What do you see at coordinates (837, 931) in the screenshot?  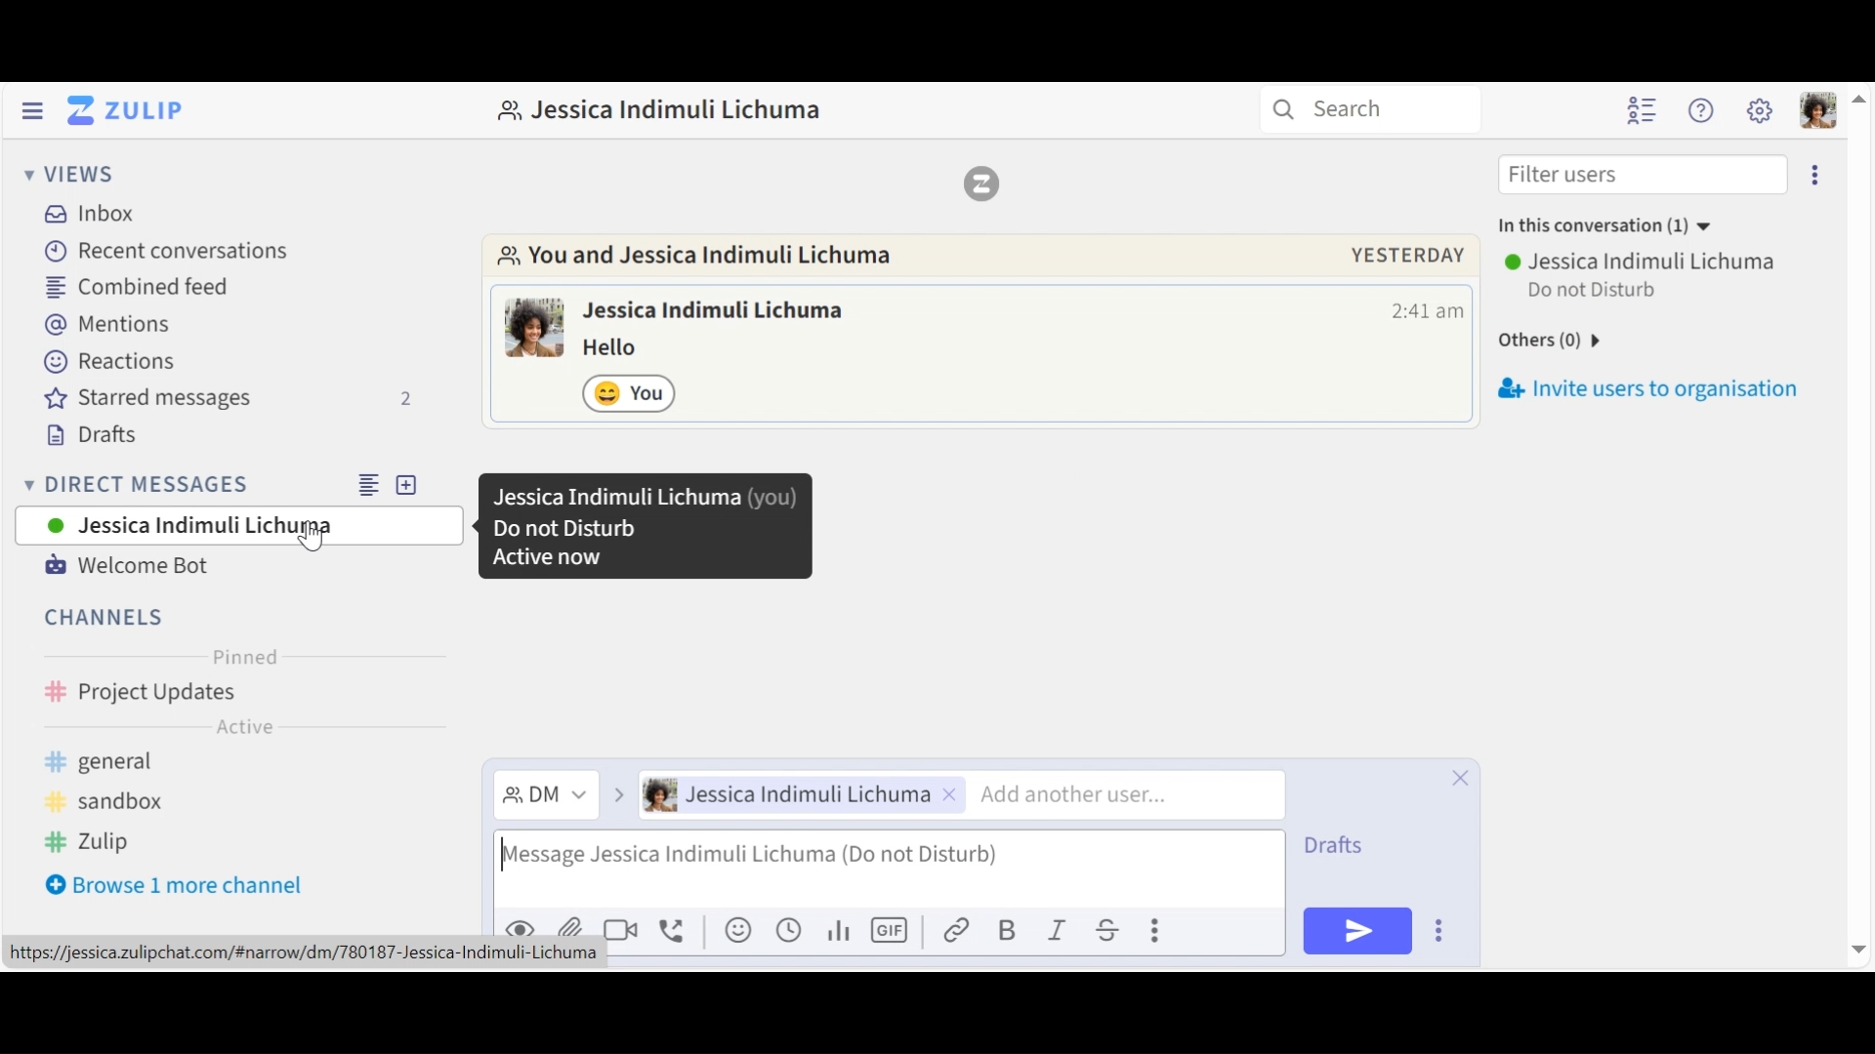 I see `Add polls` at bounding box center [837, 931].